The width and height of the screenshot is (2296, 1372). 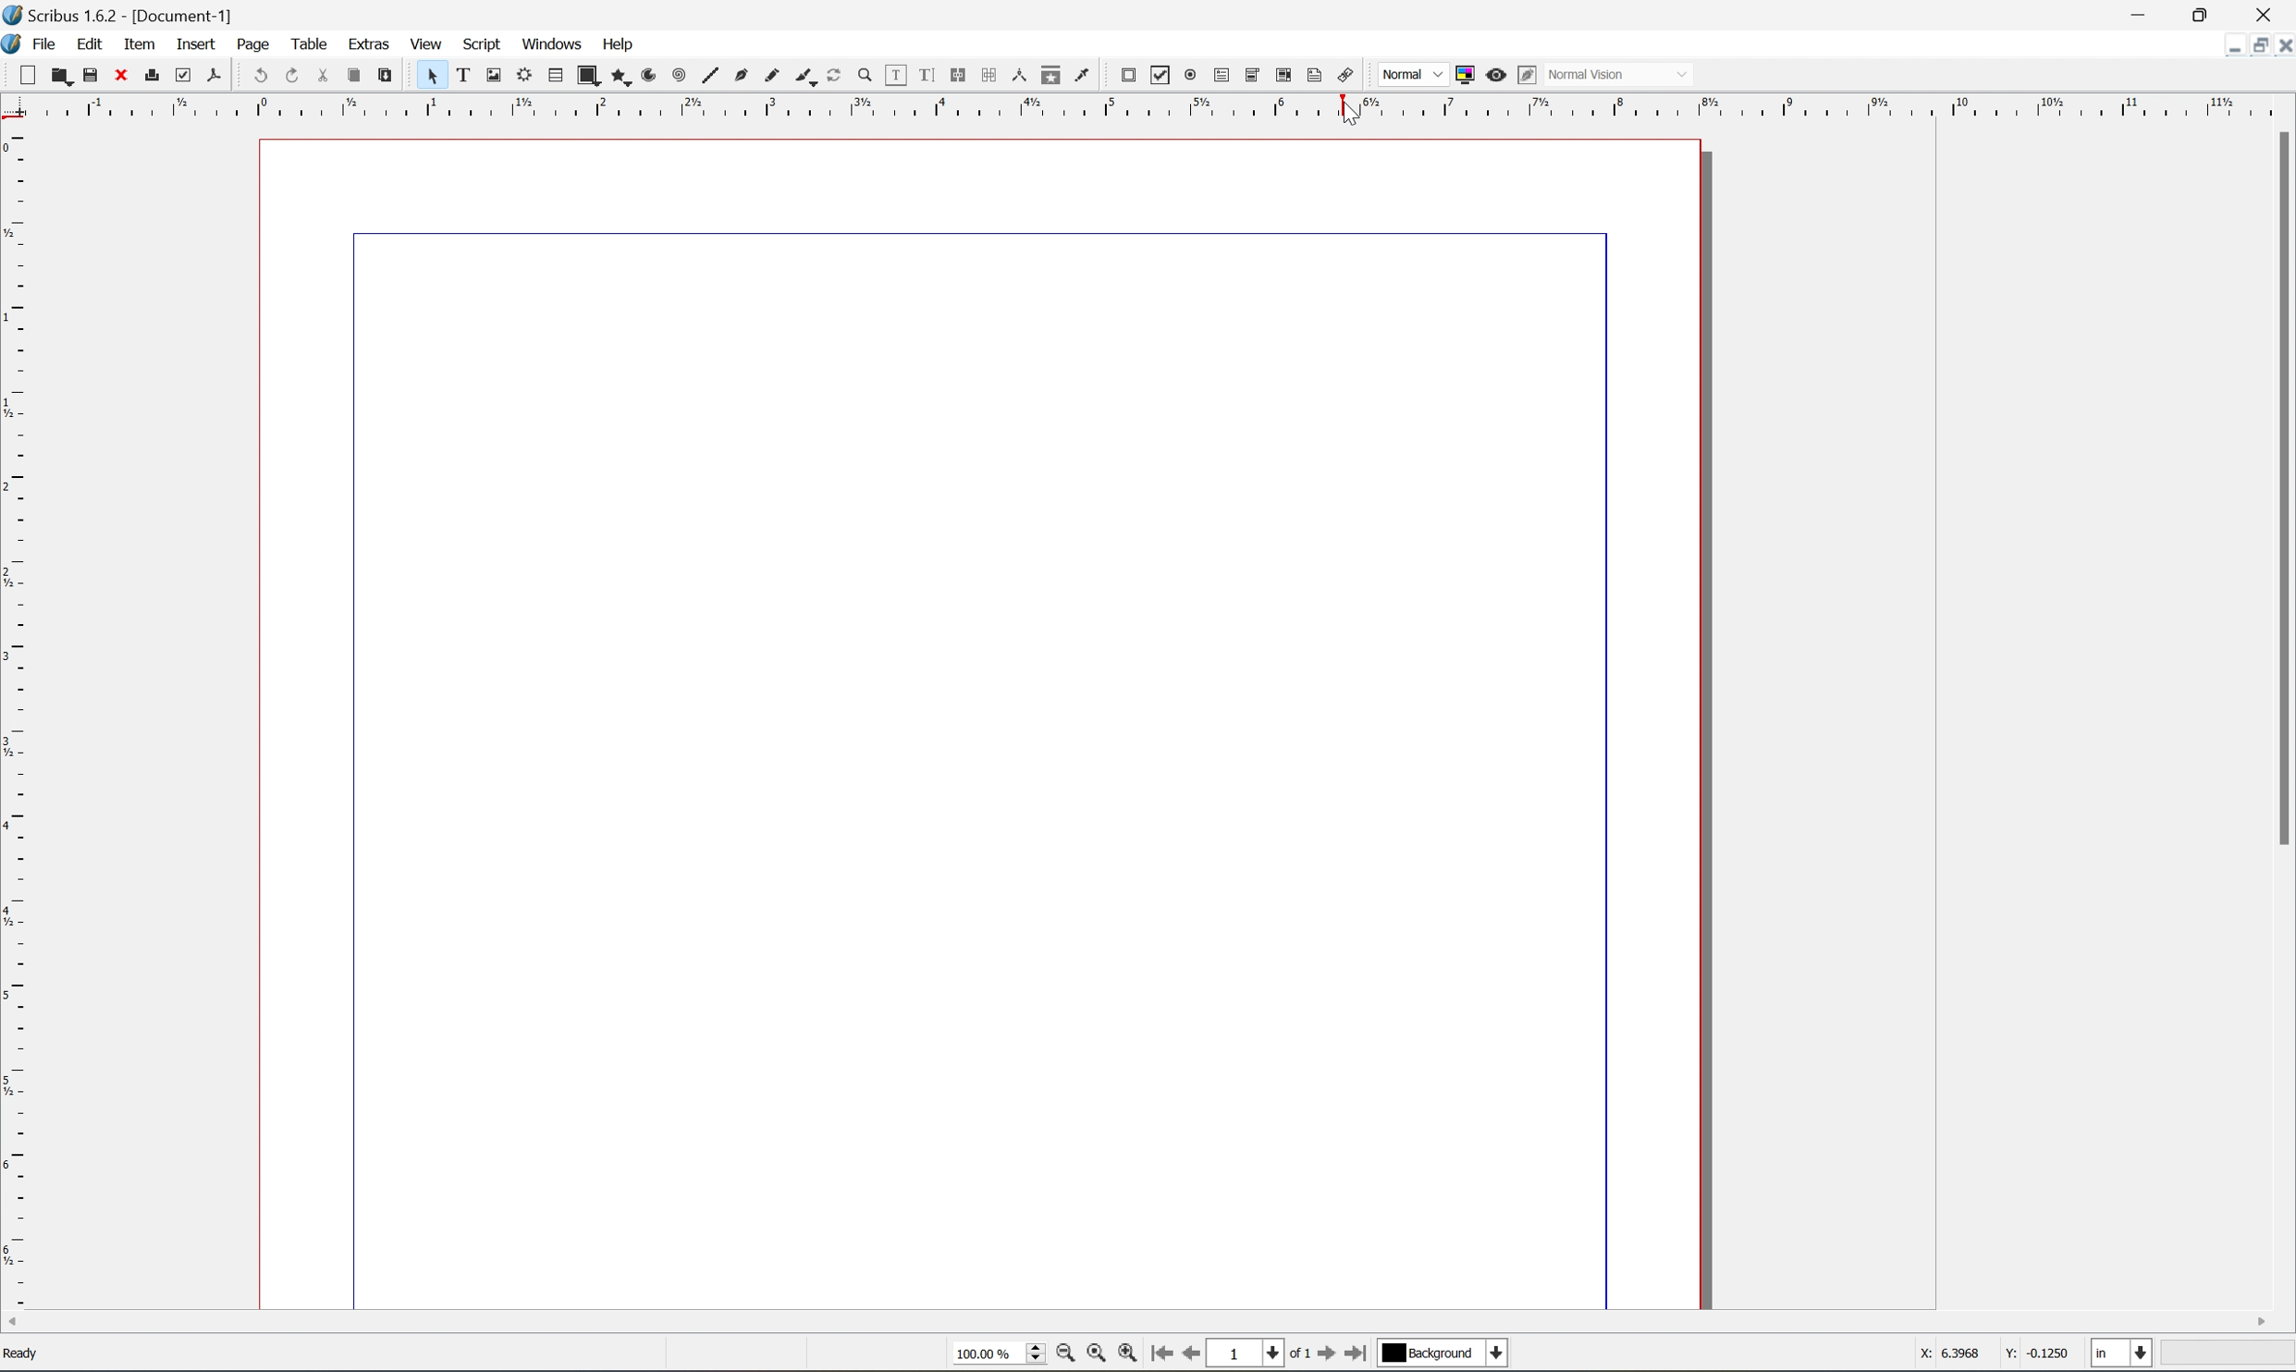 I want to click on render frame, so click(x=526, y=76).